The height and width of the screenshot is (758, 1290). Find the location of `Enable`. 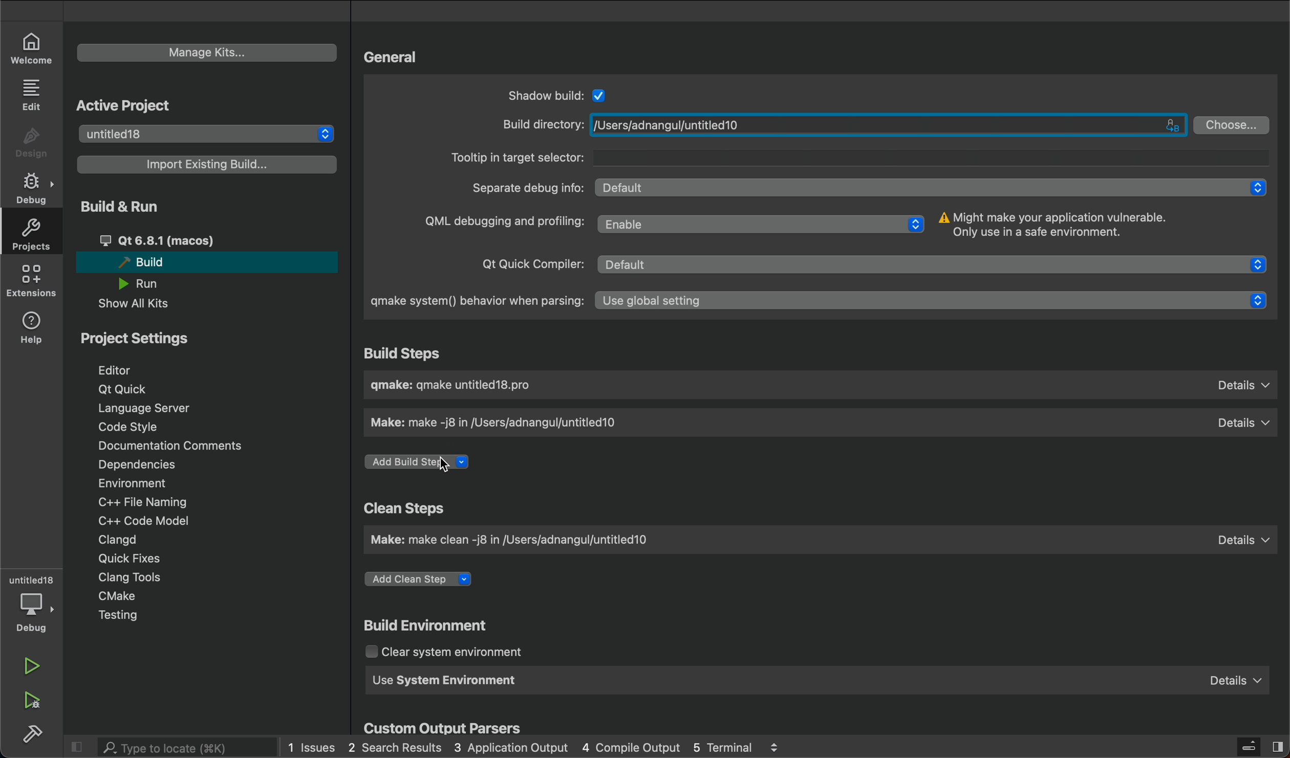

Enable is located at coordinates (761, 224).